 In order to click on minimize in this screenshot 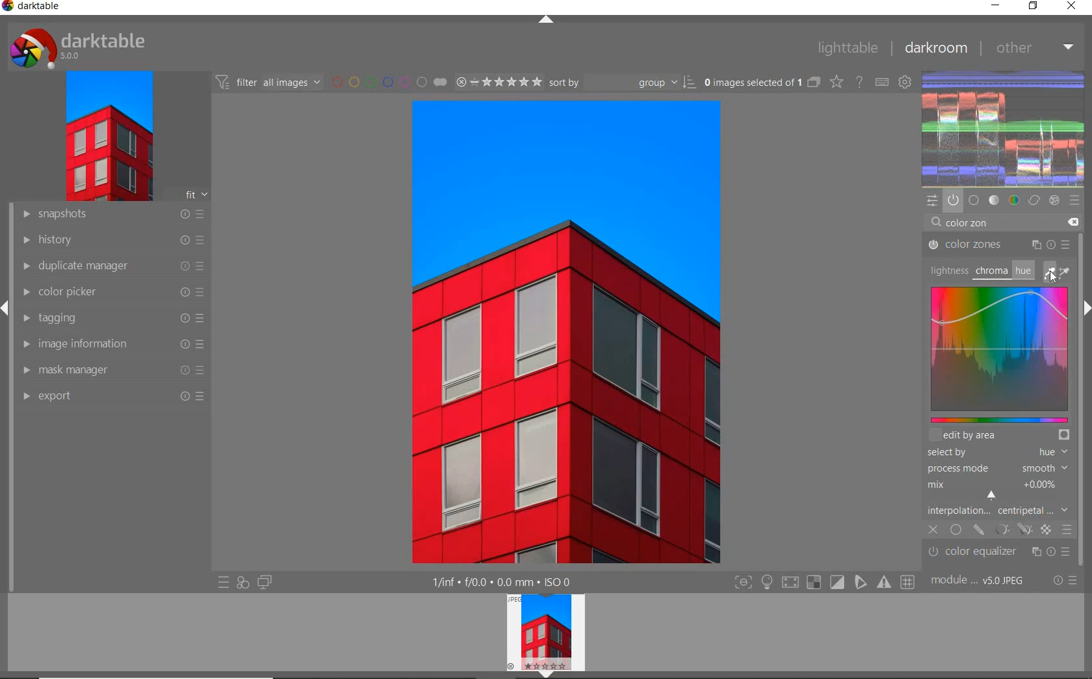, I will do `click(996, 7)`.